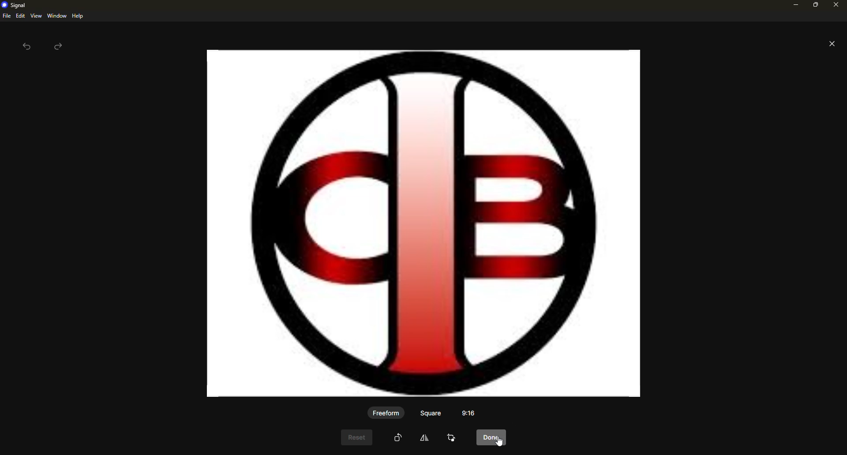 This screenshot has height=455, width=847. I want to click on Cursor on done, so click(493, 437).